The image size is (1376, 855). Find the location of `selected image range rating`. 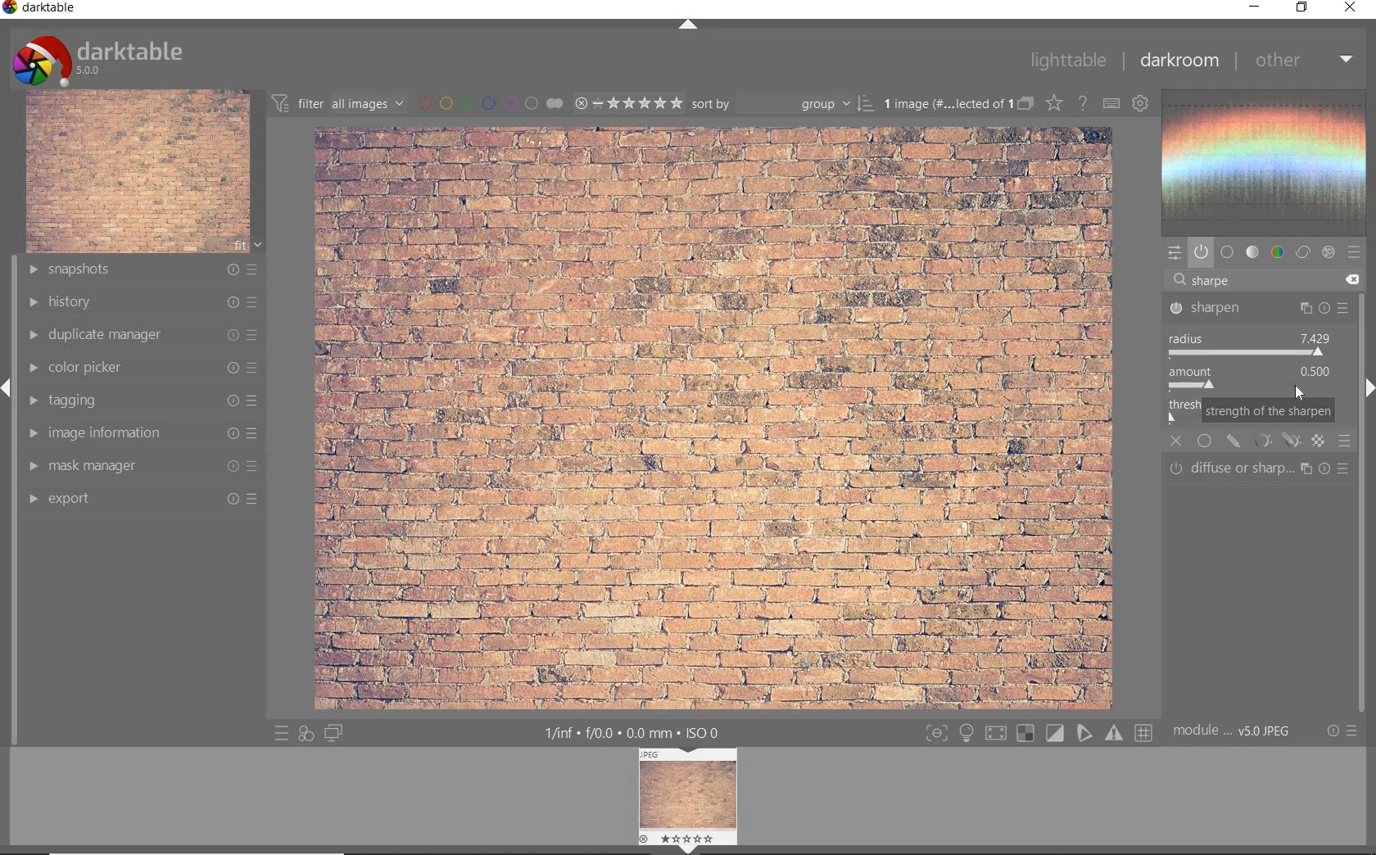

selected image range rating is located at coordinates (628, 103).